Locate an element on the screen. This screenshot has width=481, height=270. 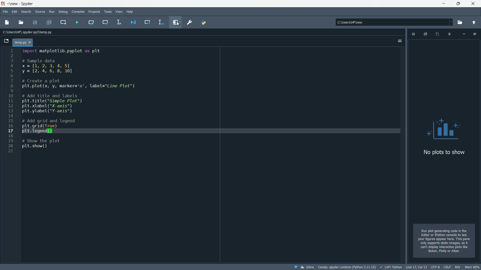
app icon is located at coordinates (3, 4).